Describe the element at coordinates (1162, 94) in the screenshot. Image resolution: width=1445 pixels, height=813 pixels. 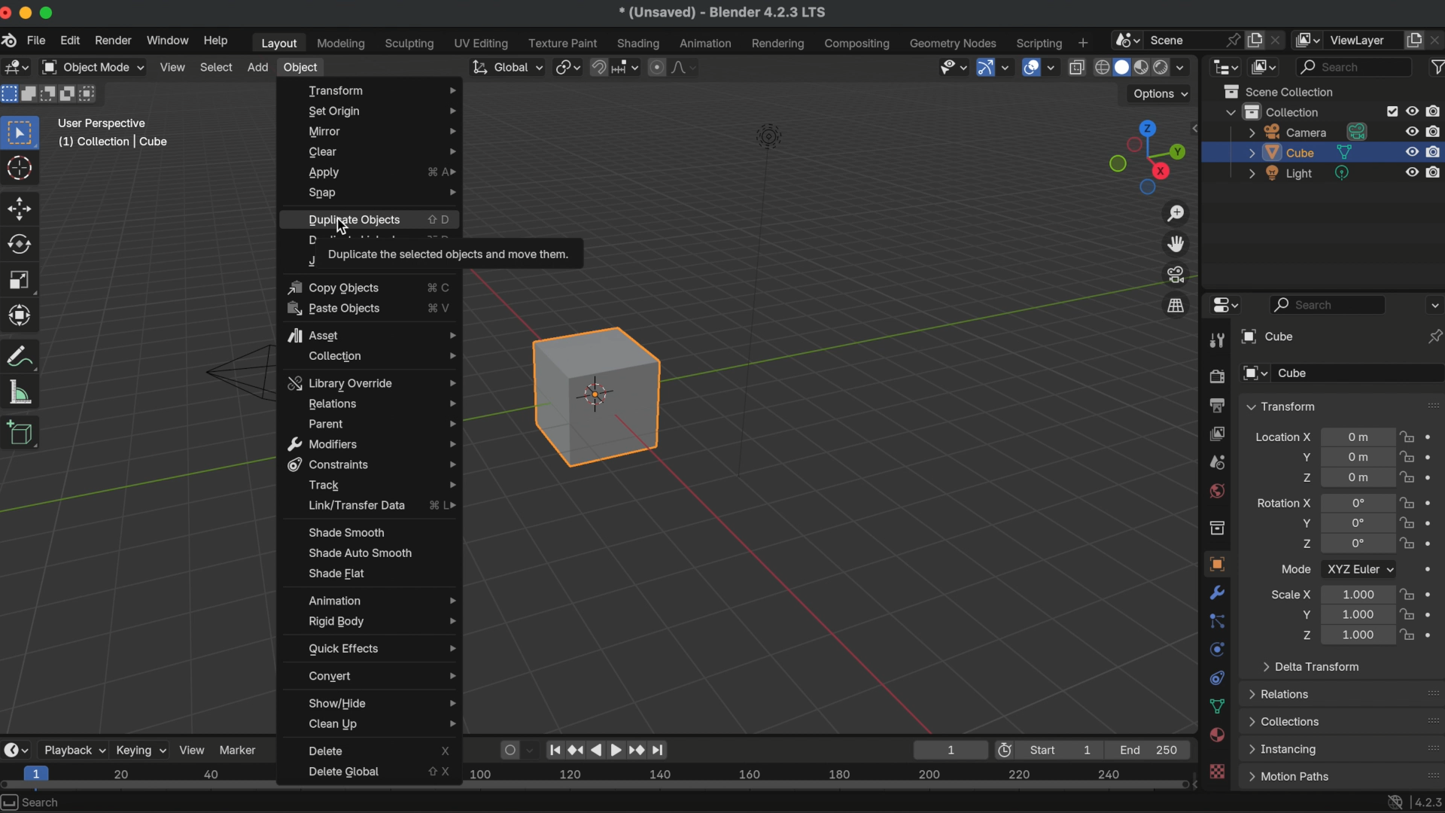
I see `options` at that location.